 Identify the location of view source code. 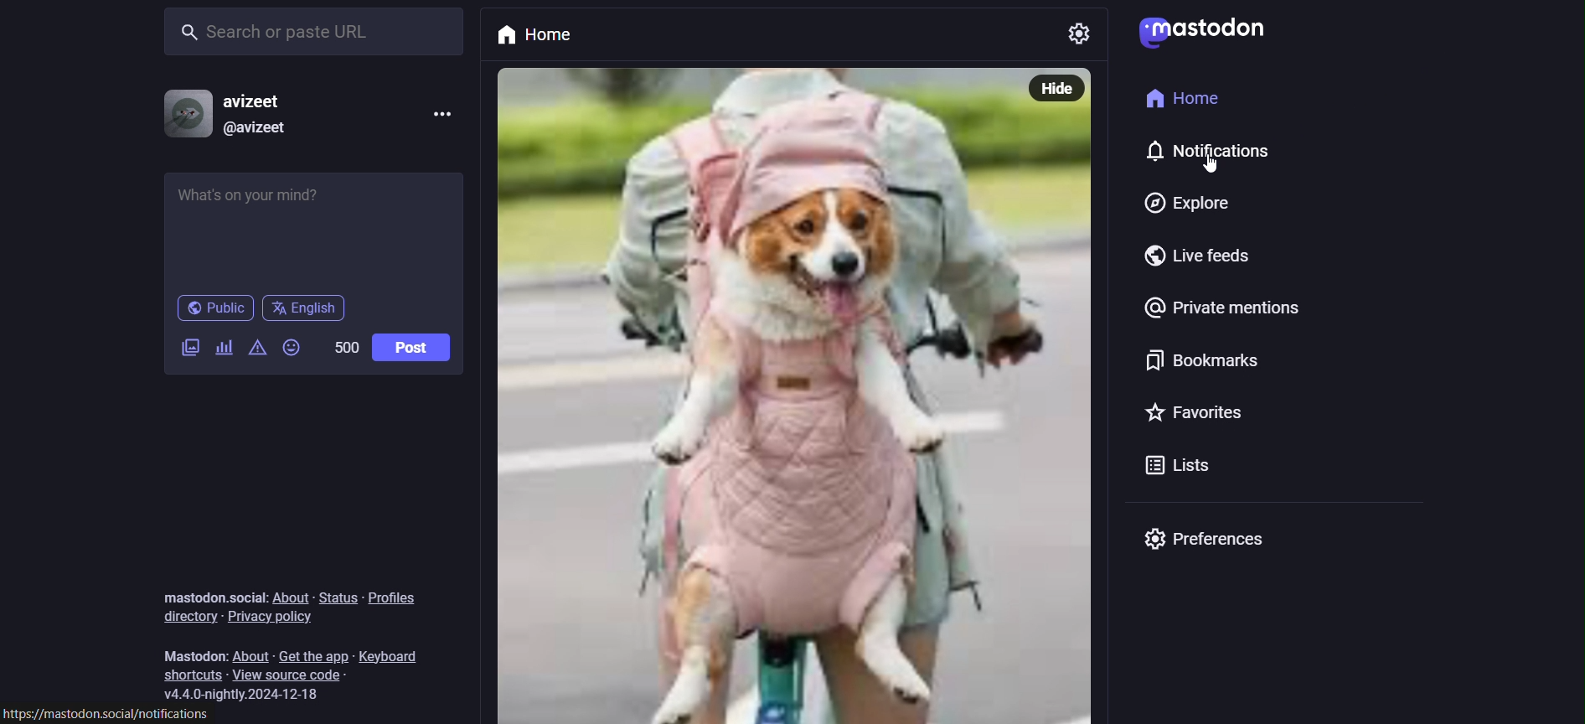
(301, 676).